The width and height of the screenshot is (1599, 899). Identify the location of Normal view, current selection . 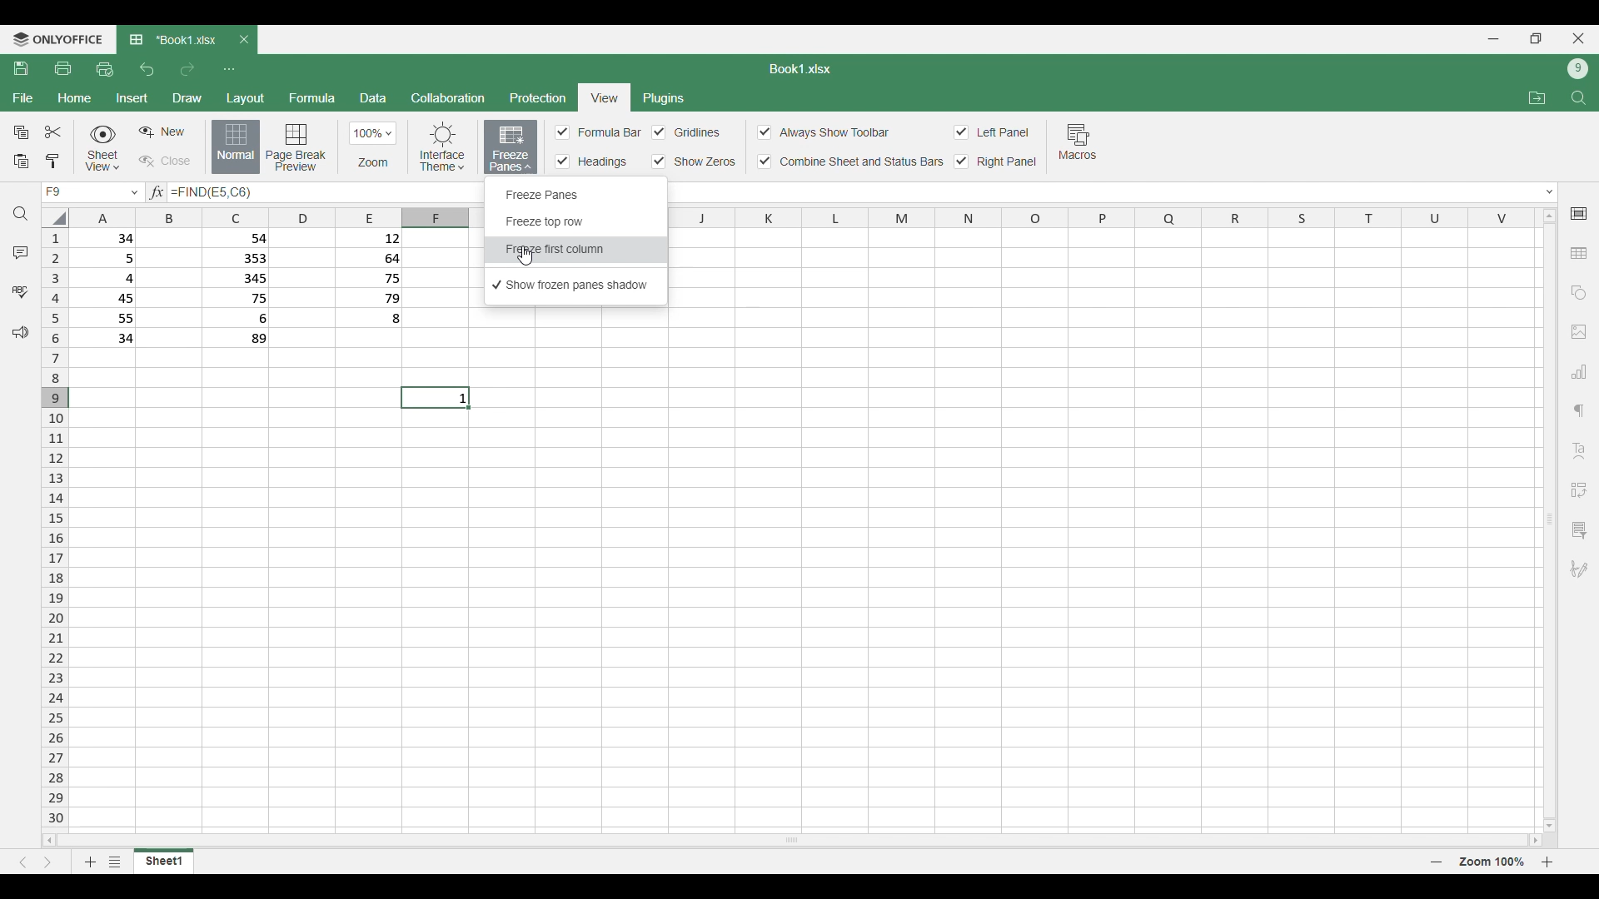
(236, 147).